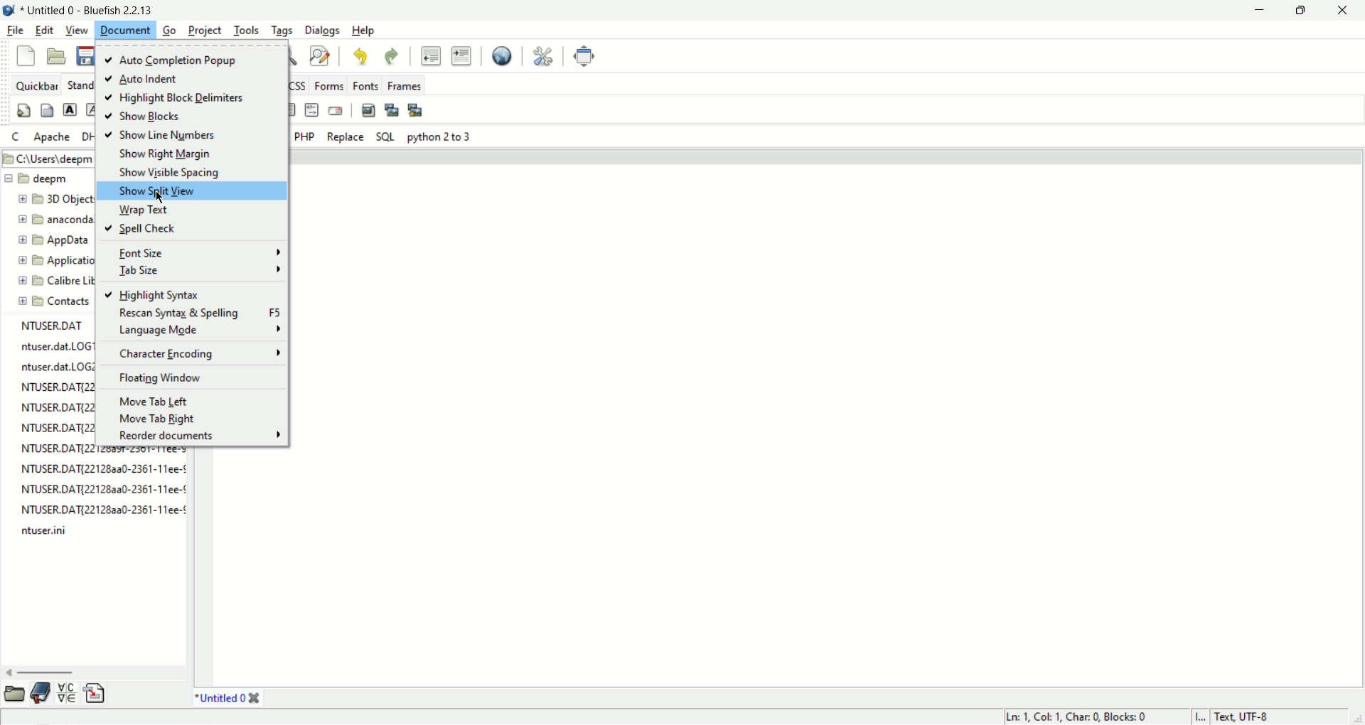  Describe the element at coordinates (389, 136) in the screenshot. I see `SQL` at that location.